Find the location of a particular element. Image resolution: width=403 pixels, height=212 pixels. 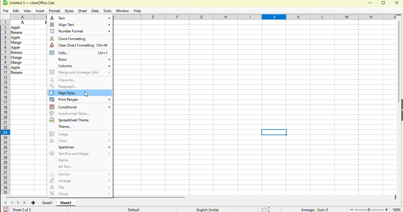

window is located at coordinates (122, 11).